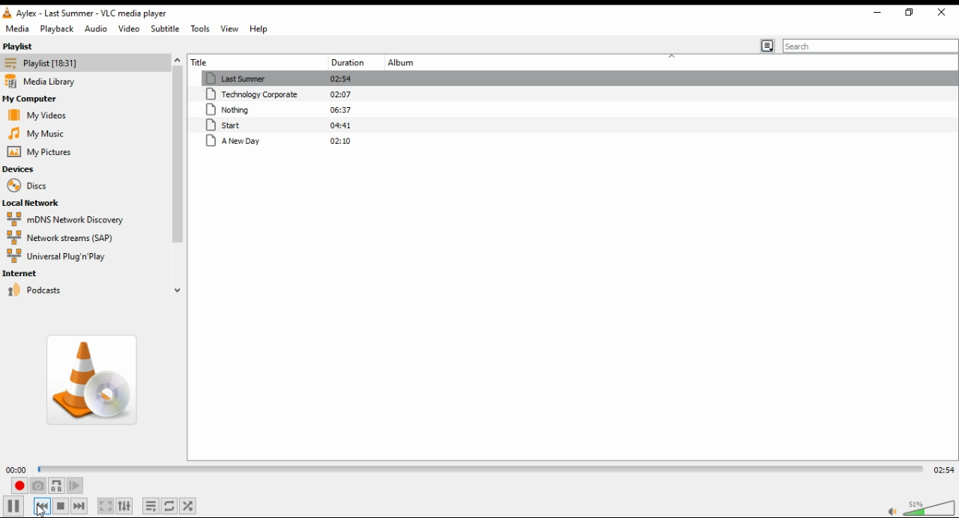 This screenshot has width=959, height=518. I want to click on internet, so click(35, 274).